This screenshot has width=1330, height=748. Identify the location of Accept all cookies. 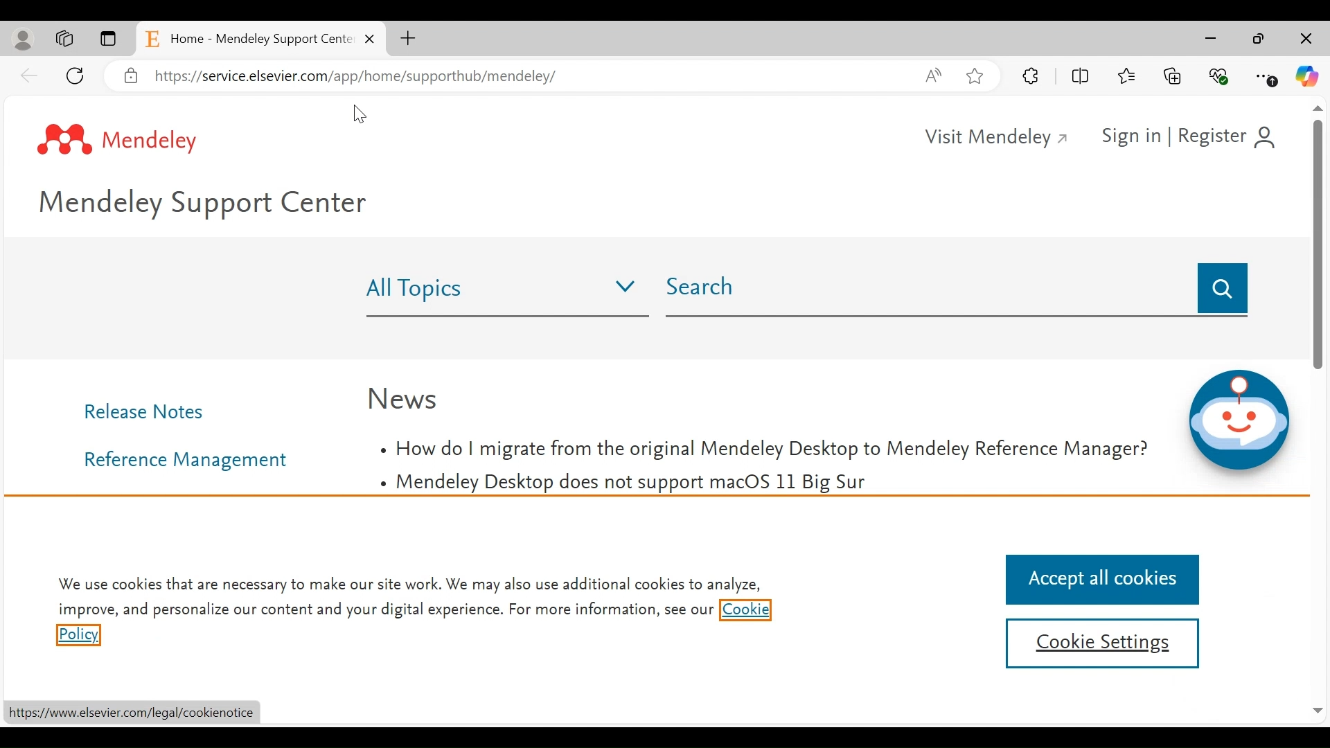
(1099, 580).